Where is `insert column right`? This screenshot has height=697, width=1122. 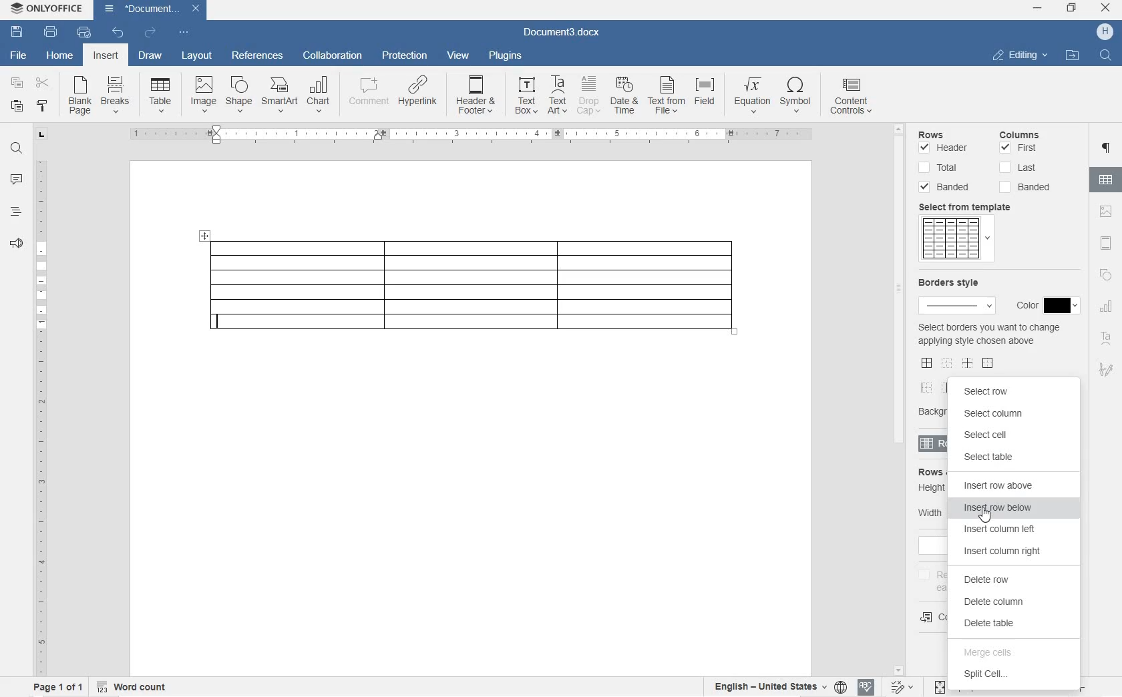 insert column right is located at coordinates (1008, 552).